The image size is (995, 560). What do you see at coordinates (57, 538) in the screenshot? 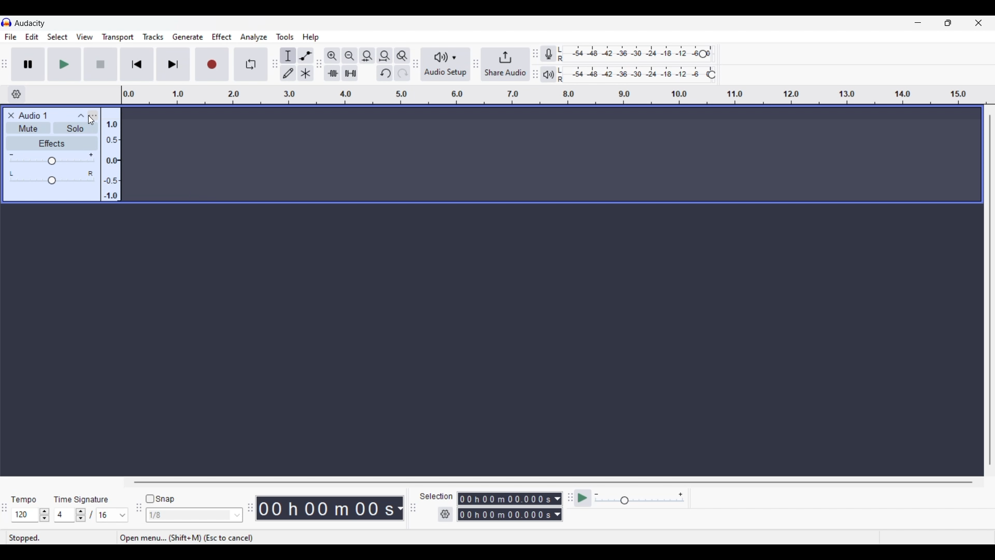
I see `Status of recording` at bounding box center [57, 538].